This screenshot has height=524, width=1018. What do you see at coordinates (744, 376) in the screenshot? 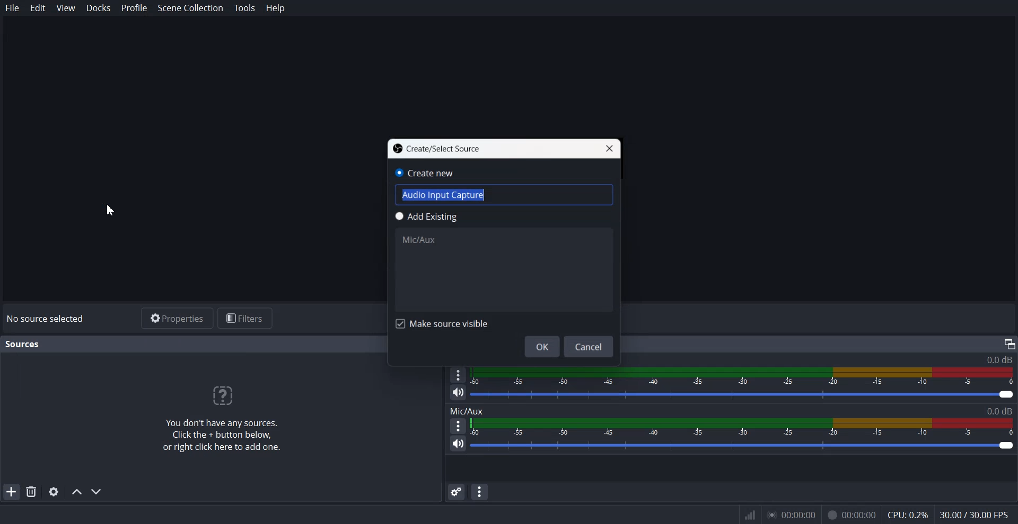
I see `Volume Indicator` at bounding box center [744, 376].